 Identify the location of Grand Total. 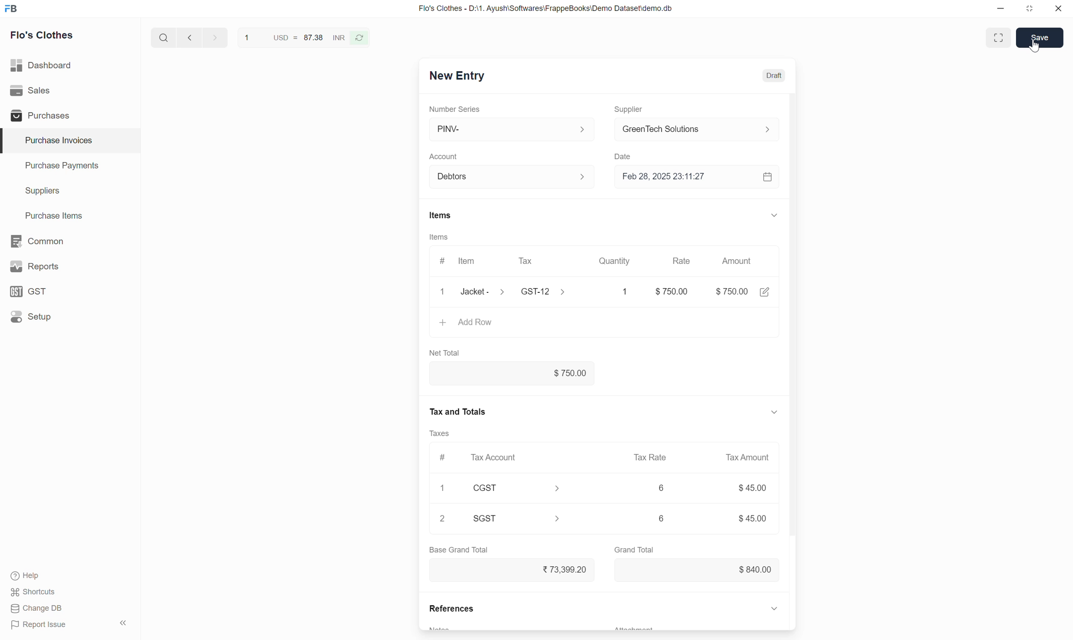
(634, 550).